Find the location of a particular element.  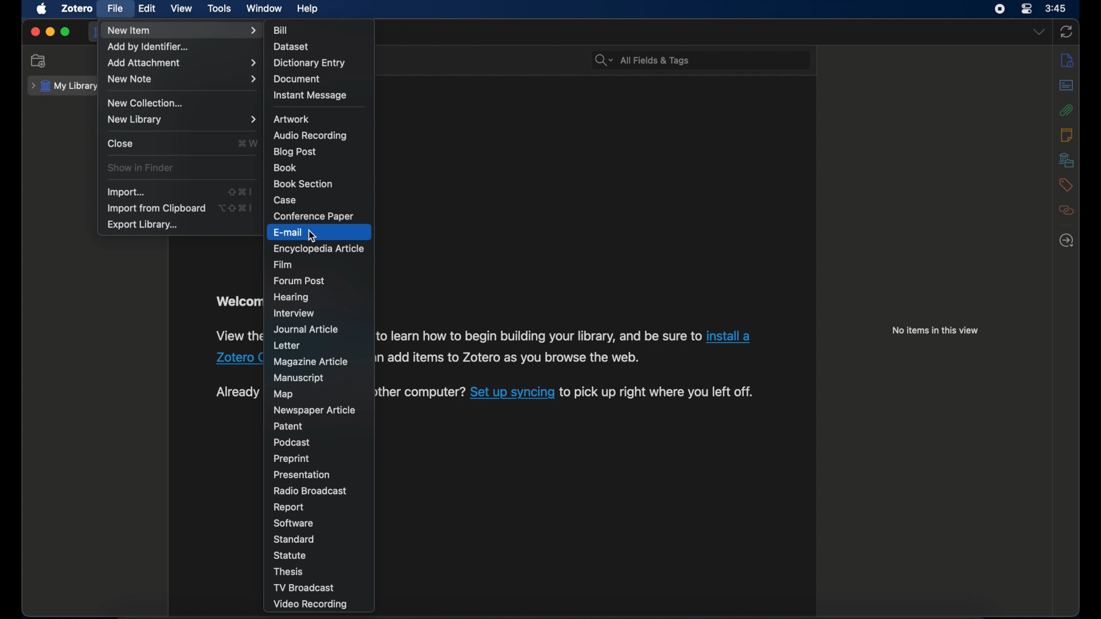

close is located at coordinates (34, 32).